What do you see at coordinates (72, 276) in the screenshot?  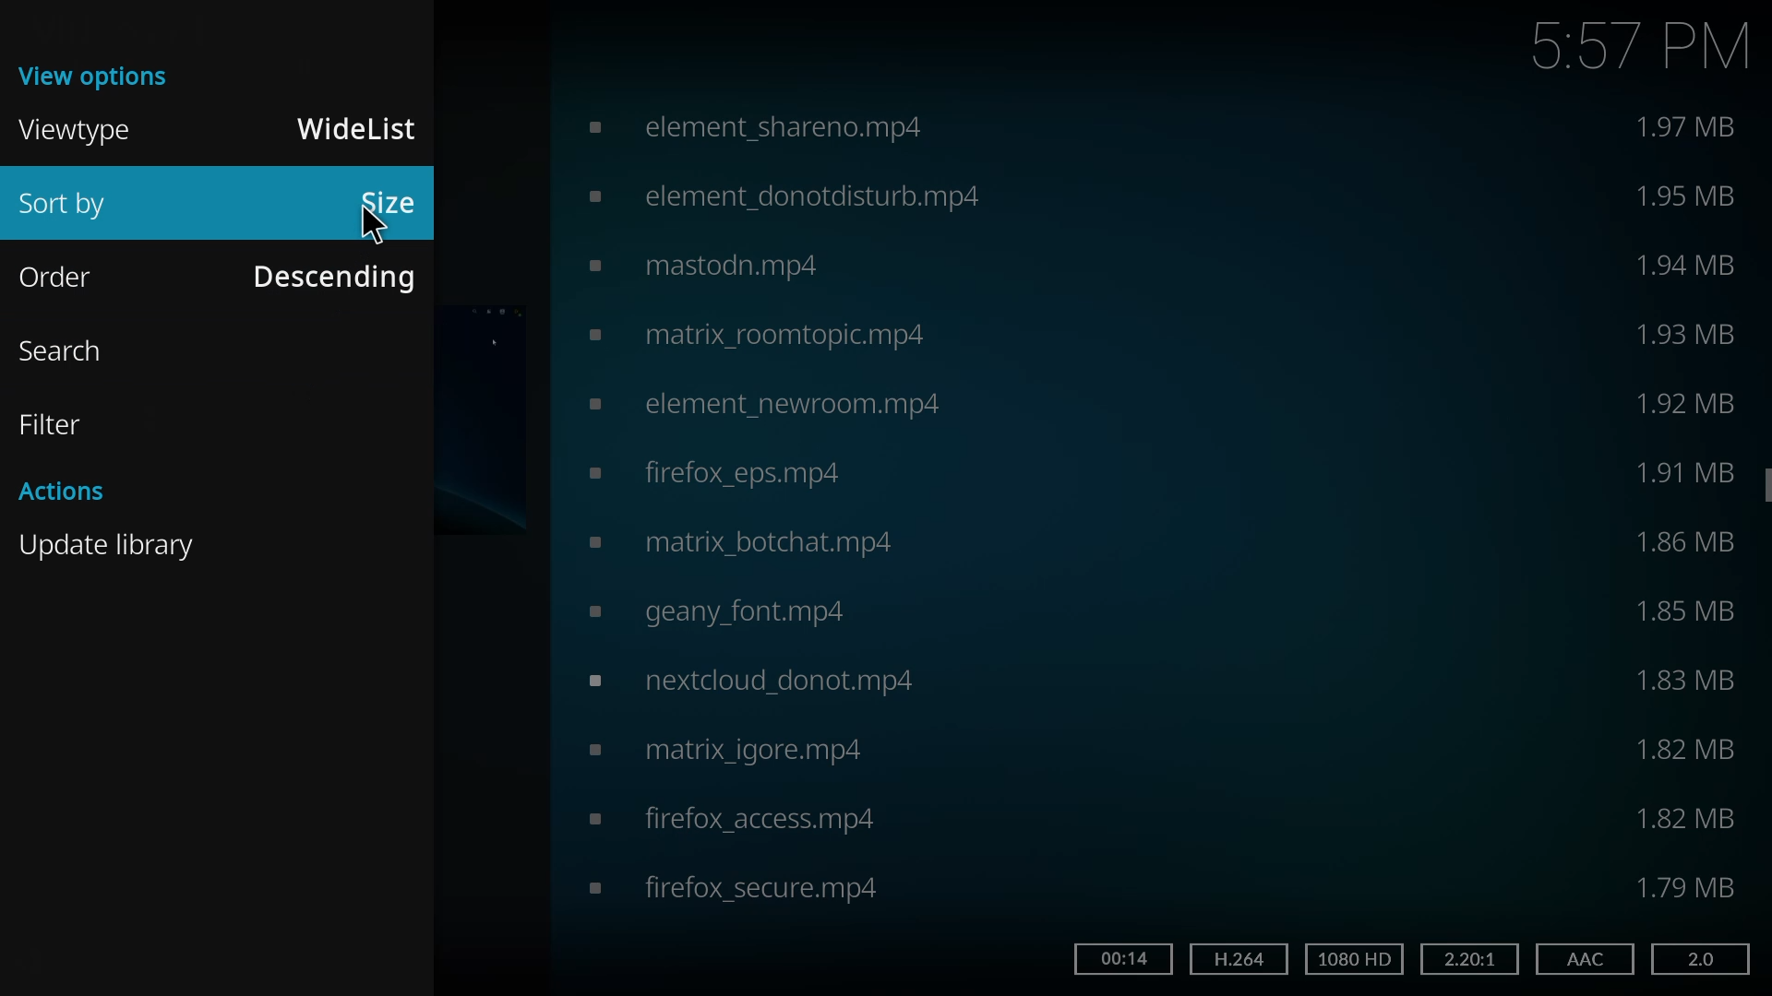 I see `order` at bounding box center [72, 276].